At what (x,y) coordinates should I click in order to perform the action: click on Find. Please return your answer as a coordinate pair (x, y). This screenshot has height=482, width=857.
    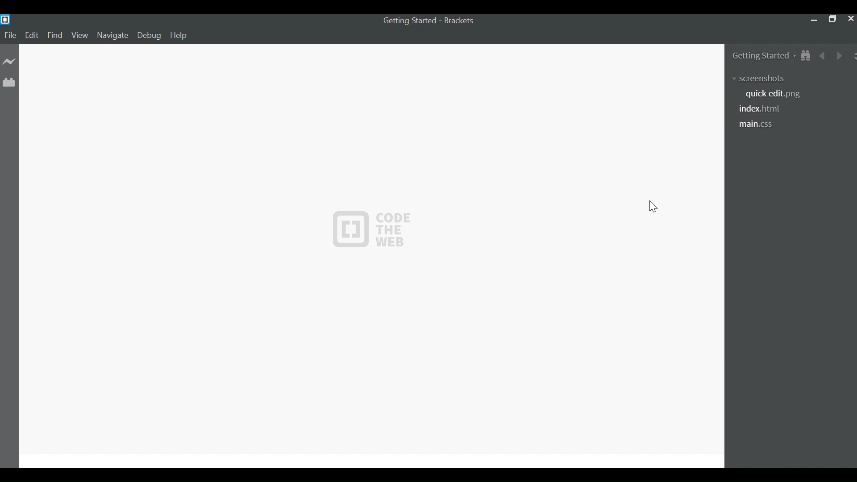
    Looking at the image, I should click on (55, 36).